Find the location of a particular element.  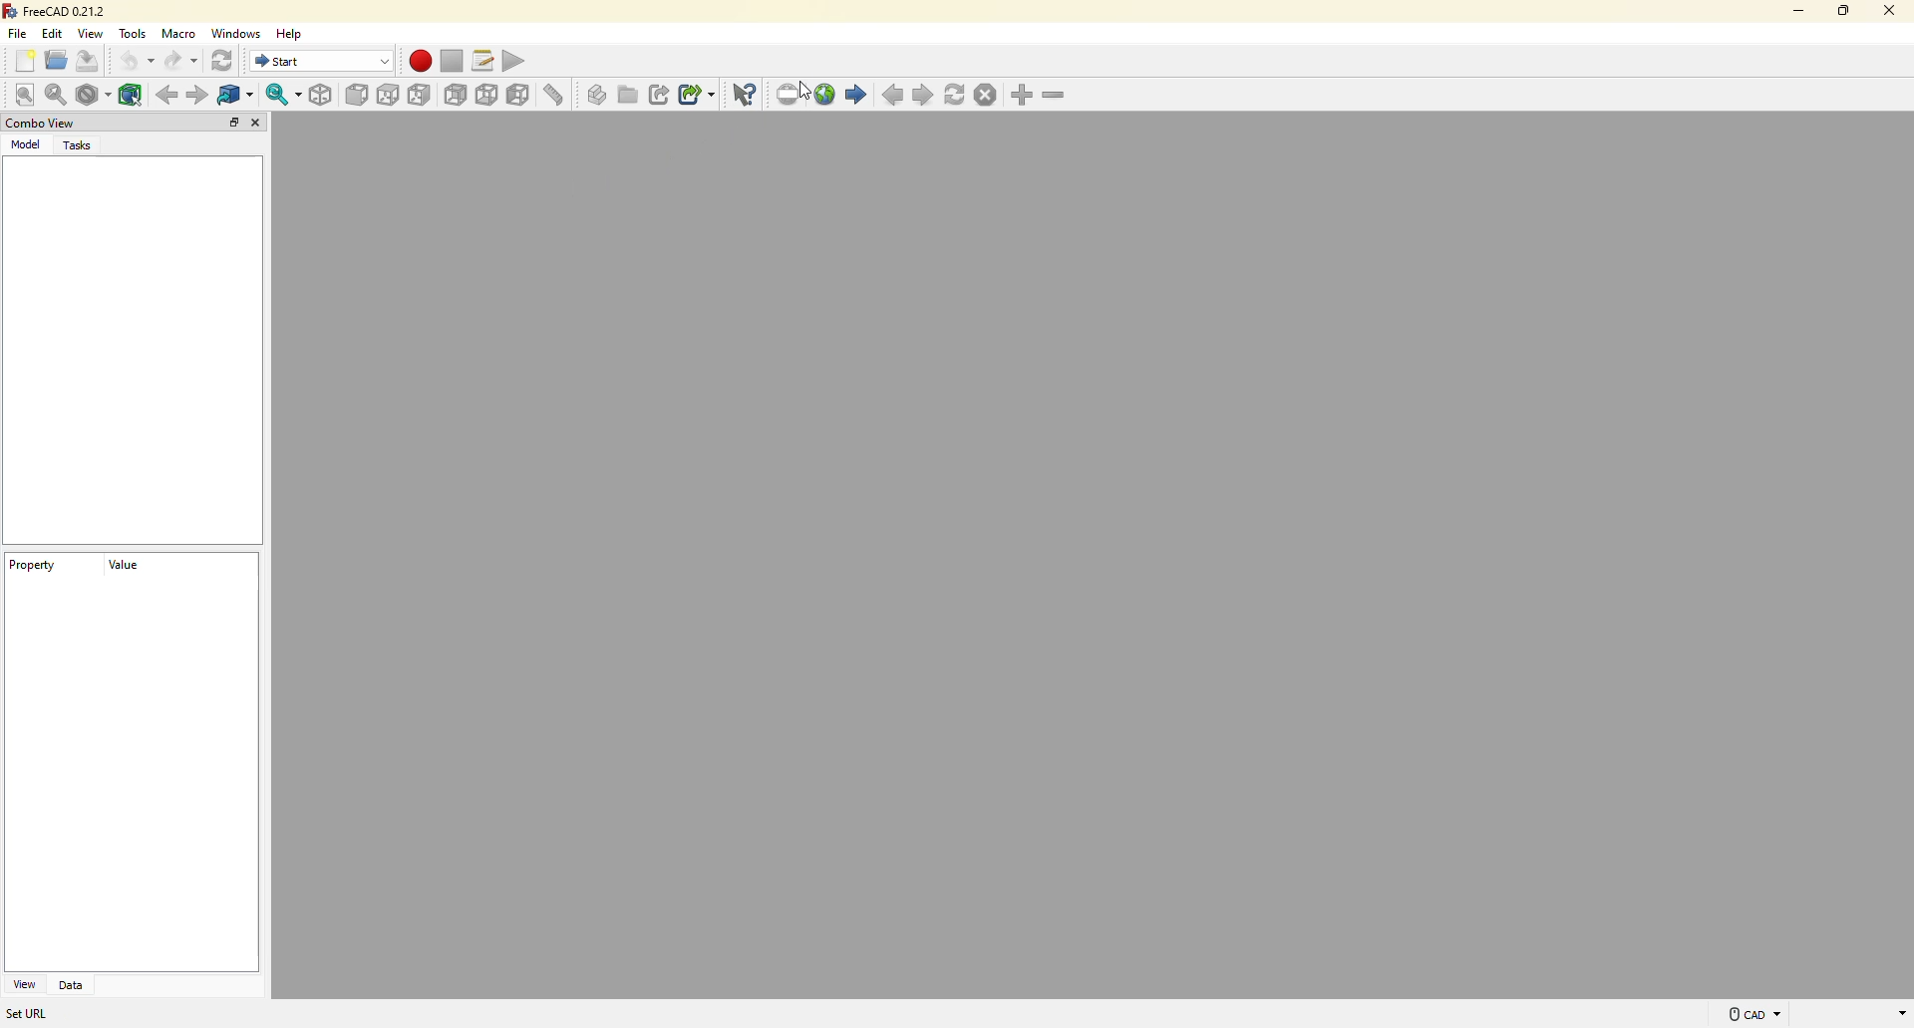

model is located at coordinates (27, 145).